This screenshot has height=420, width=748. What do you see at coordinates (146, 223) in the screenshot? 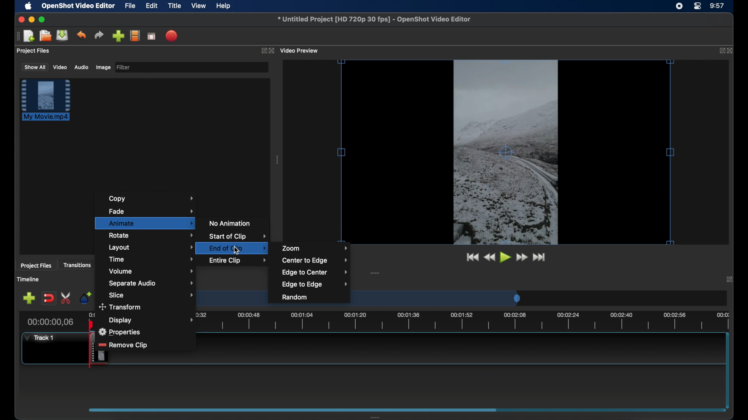
I see `animate menu` at bounding box center [146, 223].